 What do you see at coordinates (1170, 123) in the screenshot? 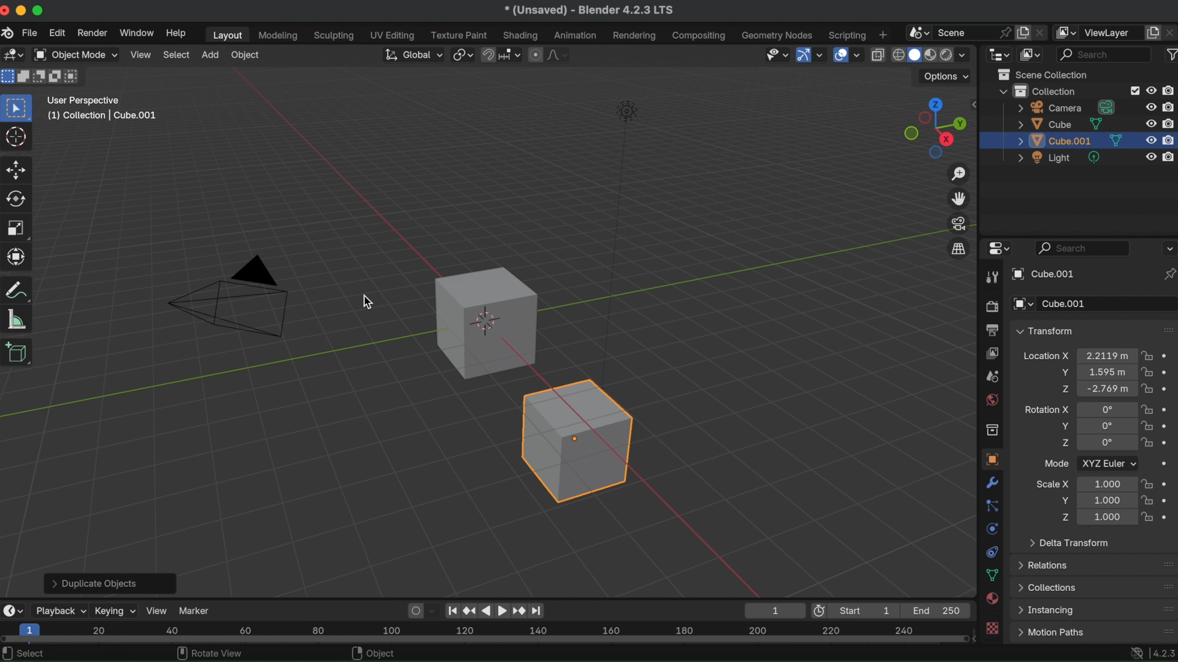
I see `disable in render` at bounding box center [1170, 123].